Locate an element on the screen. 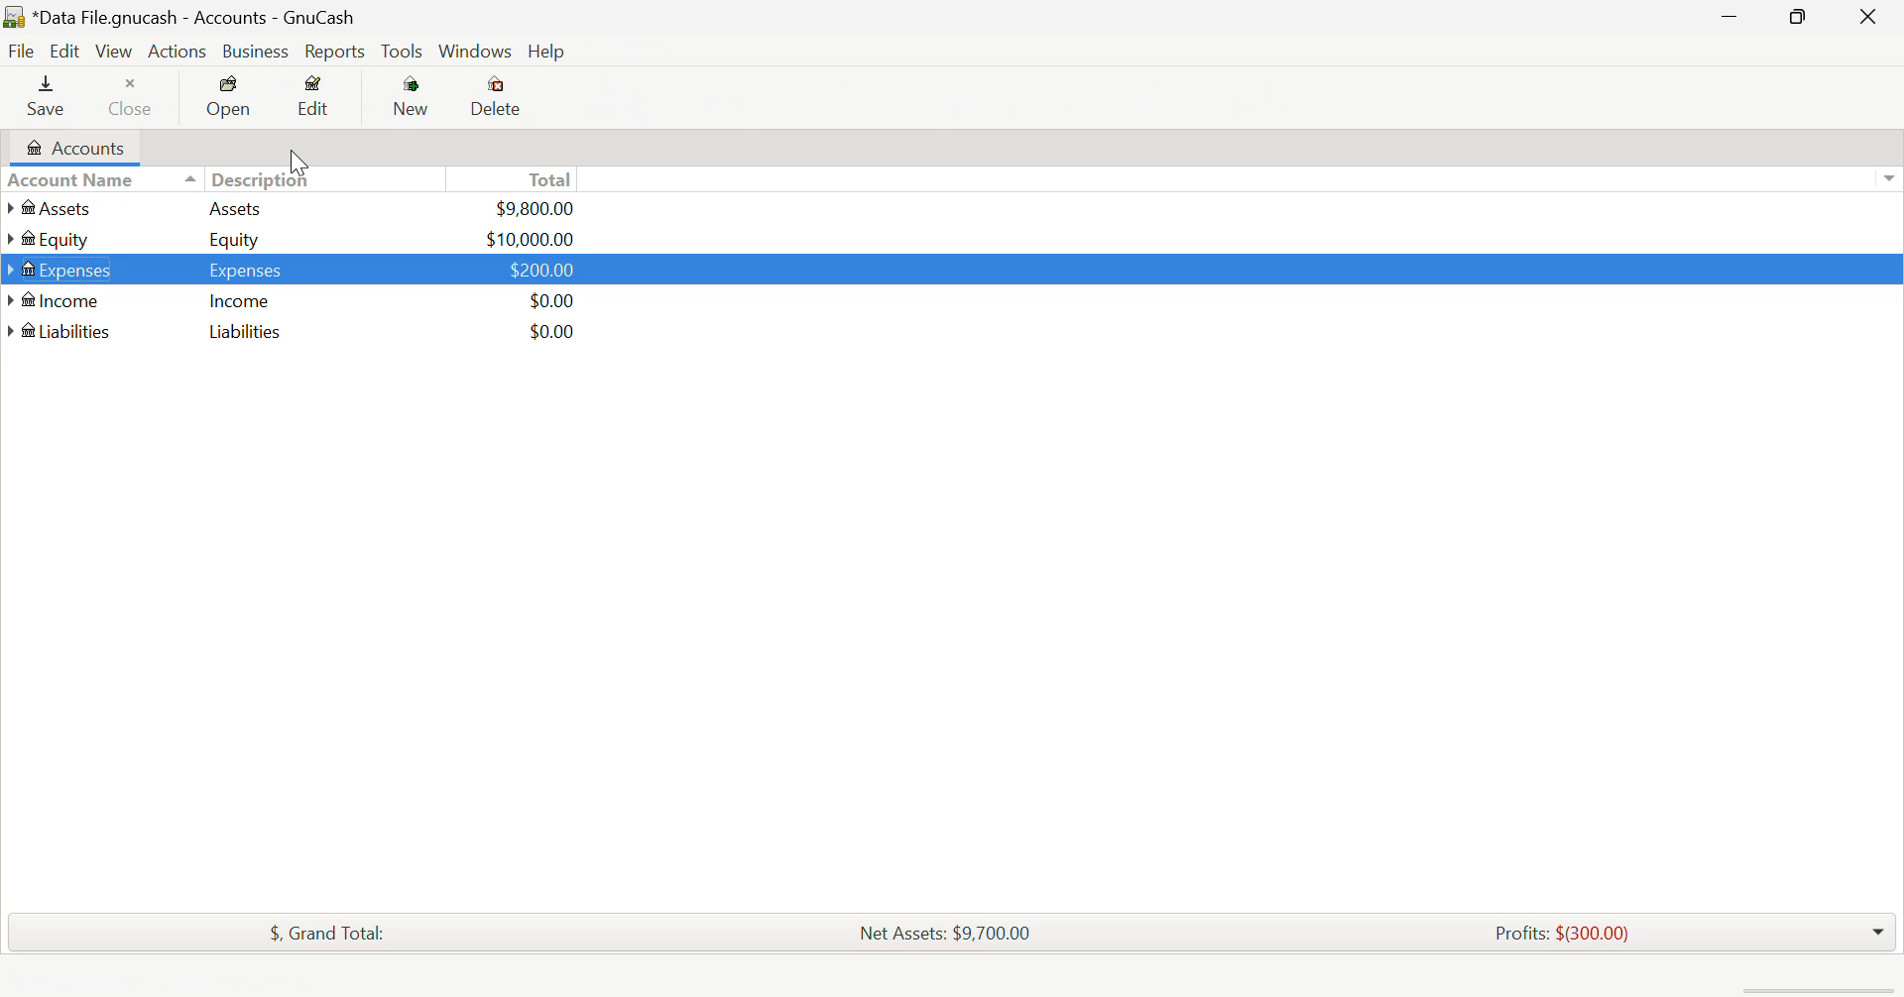 Image resolution: width=1904 pixels, height=997 pixels. Save is located at coordinates (48, 97).